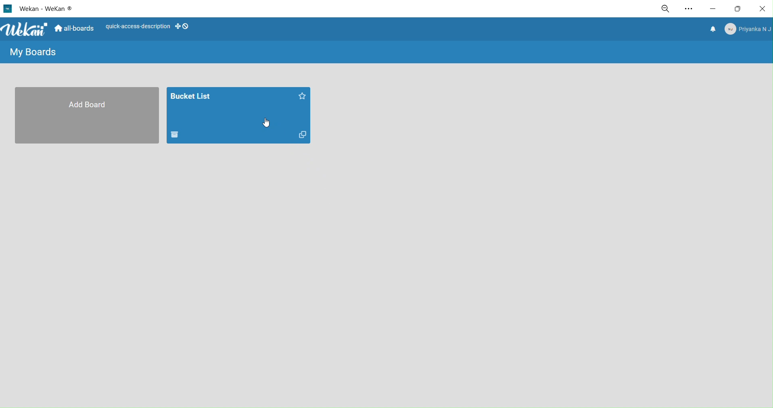 The image size is (773, 408). I want to click on close, so click(764, 9).